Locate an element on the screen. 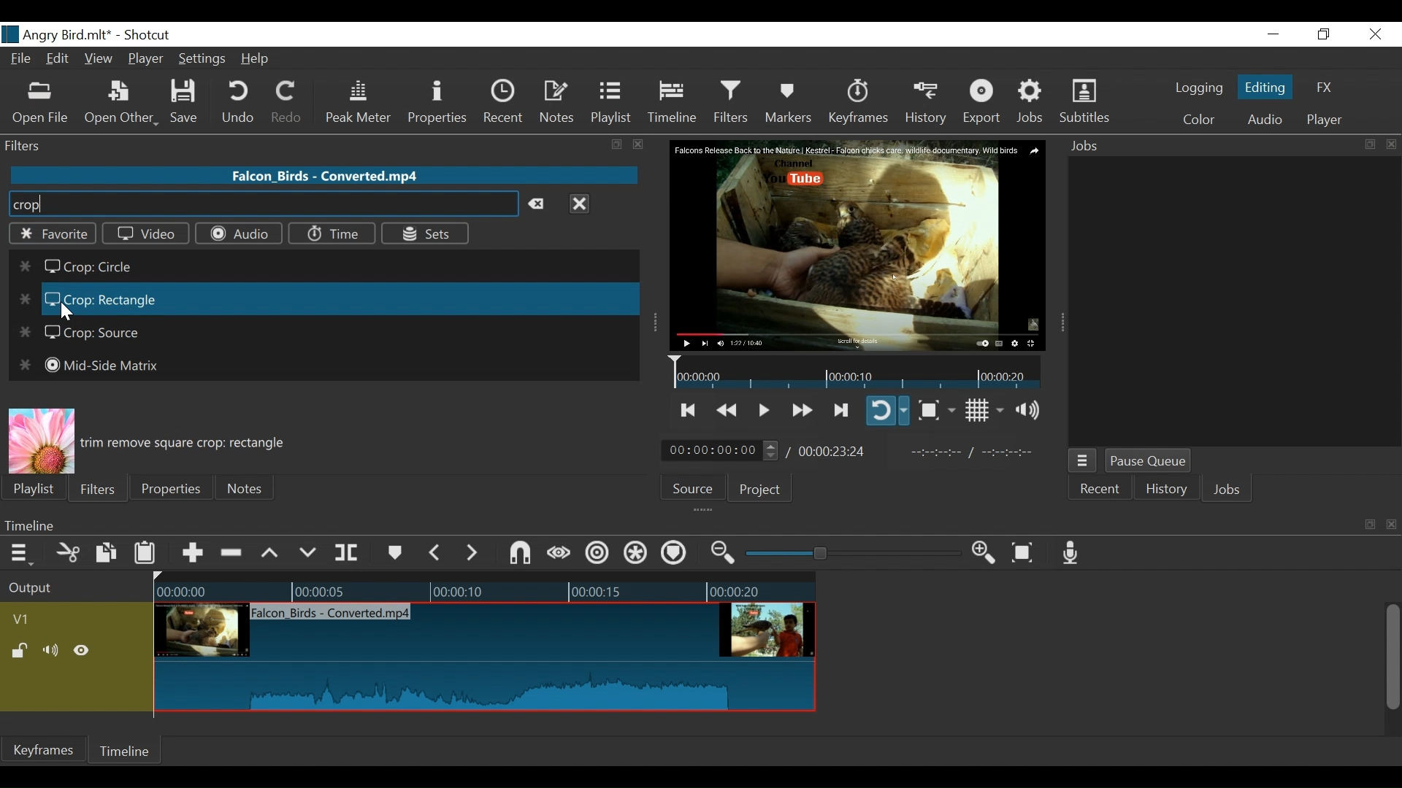 The height and width of the screenshot is (788, 1402). Ripple all tracks is located at coordinates (636, 555).